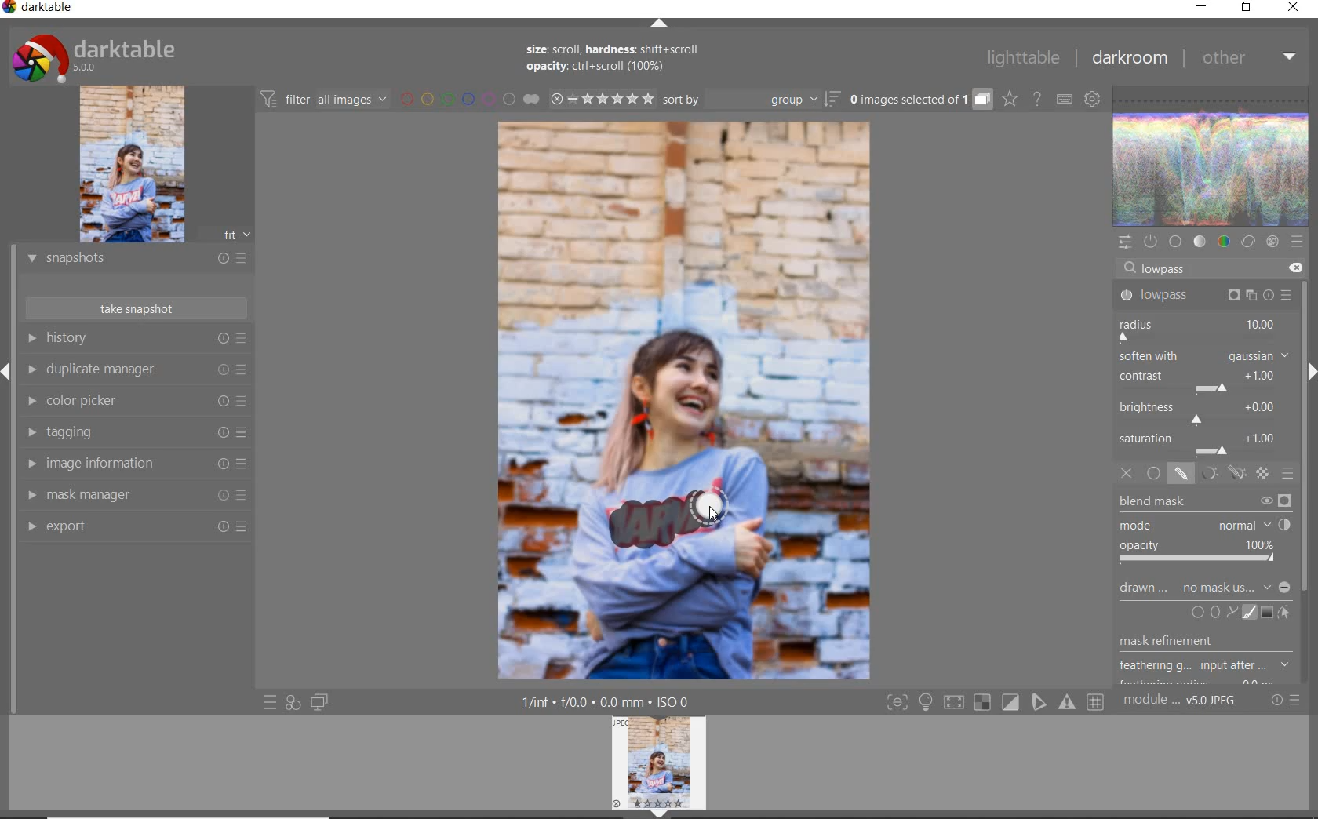  What do you see at coordinates (1236, 588) in the screenshot?
I see `no mask` at bounding box center [1236, 588].